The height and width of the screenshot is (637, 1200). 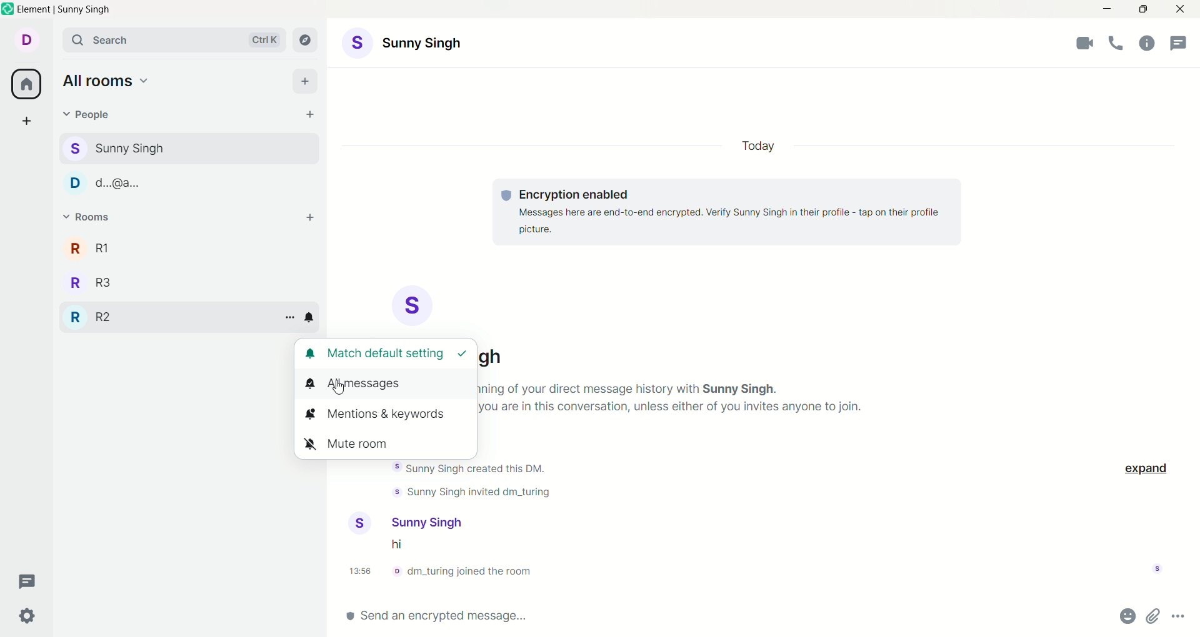 I want to click on R2, so click(x=92, y=314).